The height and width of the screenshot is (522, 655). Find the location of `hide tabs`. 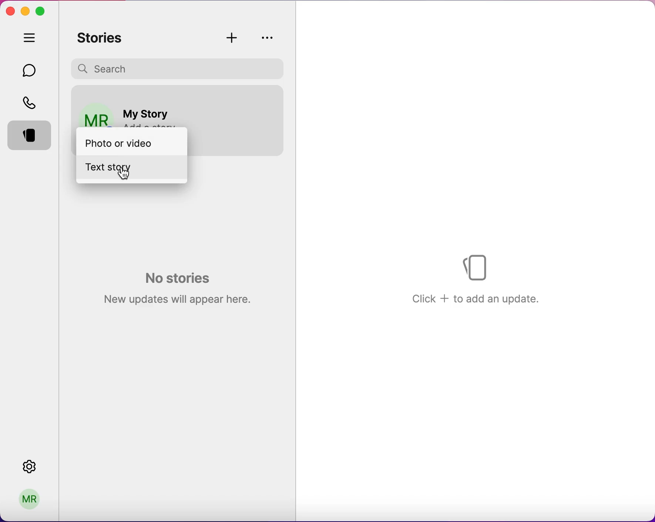

hide tabs is located at coordinates (31, 39).